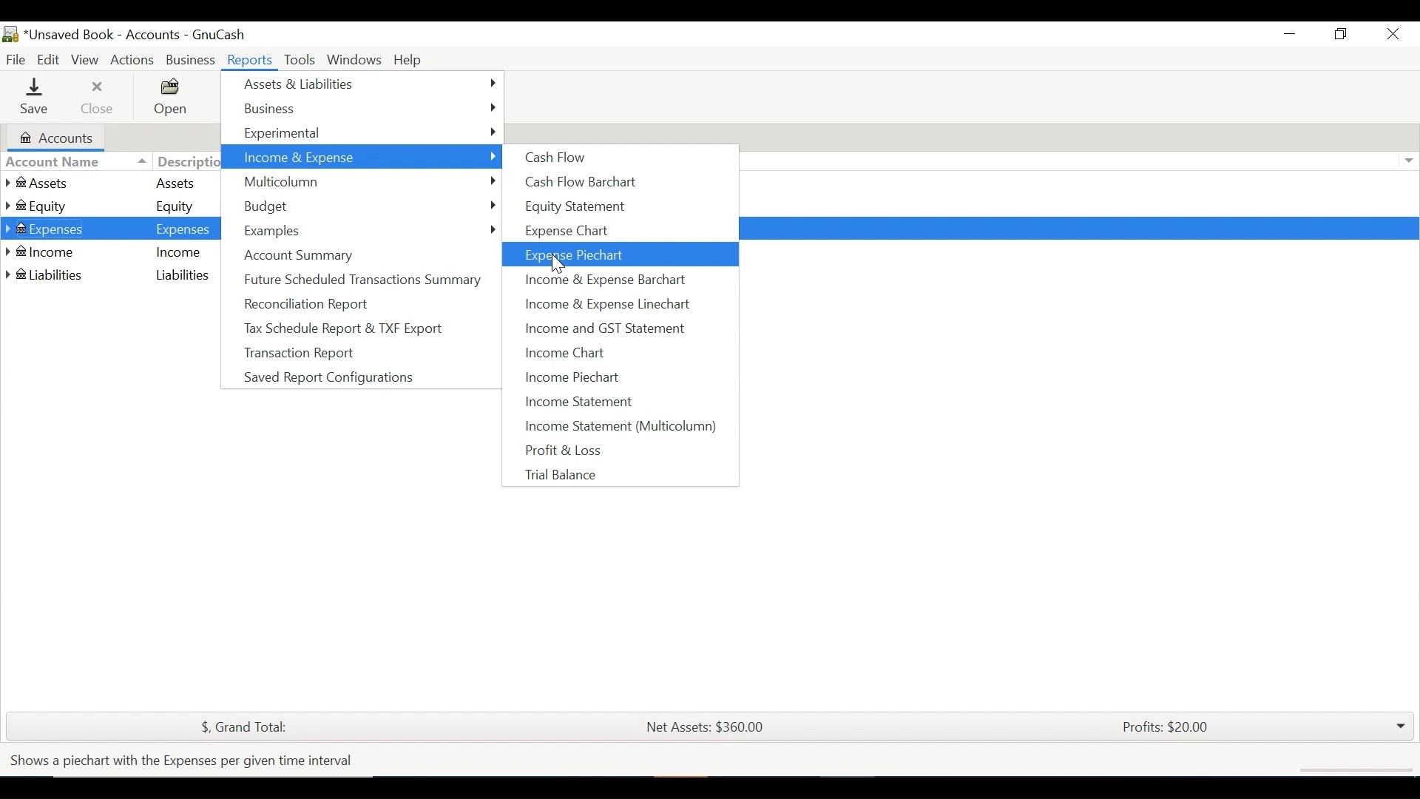  Describe the element at coordinates (410, 59) in the screenshot. I see `Help` at that location.